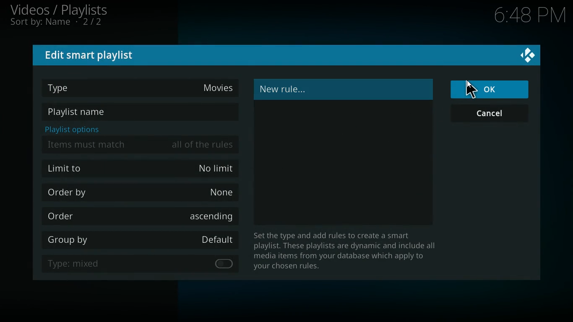  What do you see at coordinates (70, 129) in the screenshot?
I see `options` at bounding box center [70, 129].